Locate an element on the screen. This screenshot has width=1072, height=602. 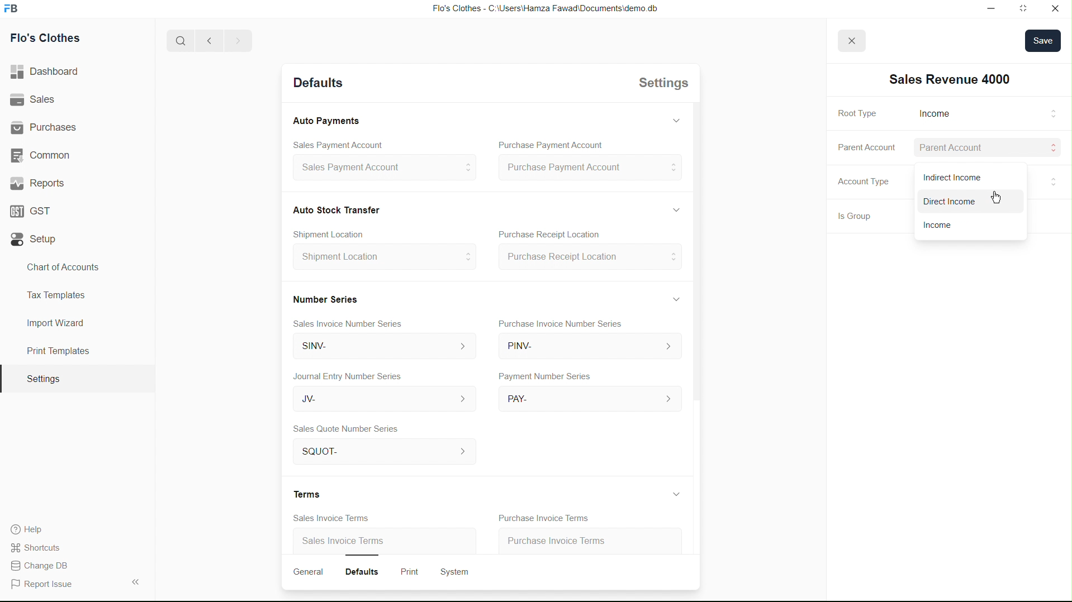
General is located at coordinates (310, 572).